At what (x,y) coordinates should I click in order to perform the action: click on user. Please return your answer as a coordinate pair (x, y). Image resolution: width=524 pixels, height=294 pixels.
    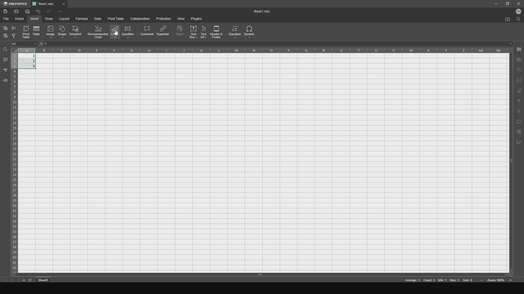
    Looking at the image, I should click on (518, 12).